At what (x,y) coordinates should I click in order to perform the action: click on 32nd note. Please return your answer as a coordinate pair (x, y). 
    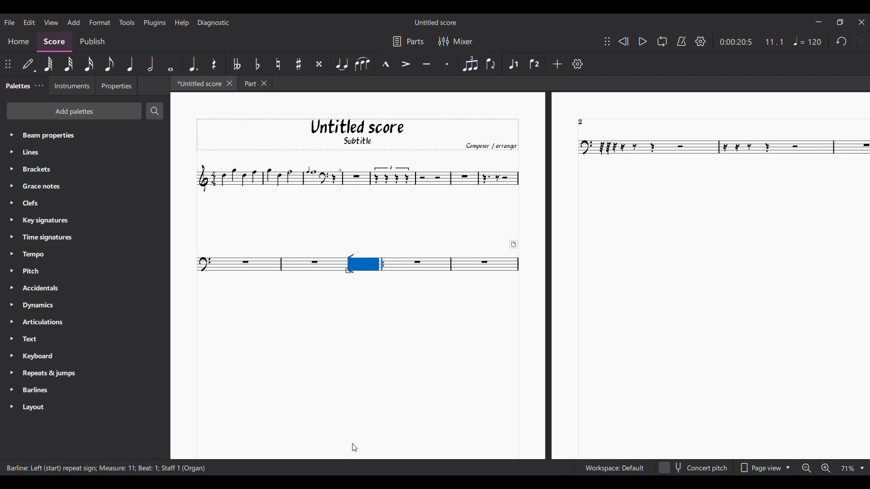
    Looking at the image, I should click on (69, 64).